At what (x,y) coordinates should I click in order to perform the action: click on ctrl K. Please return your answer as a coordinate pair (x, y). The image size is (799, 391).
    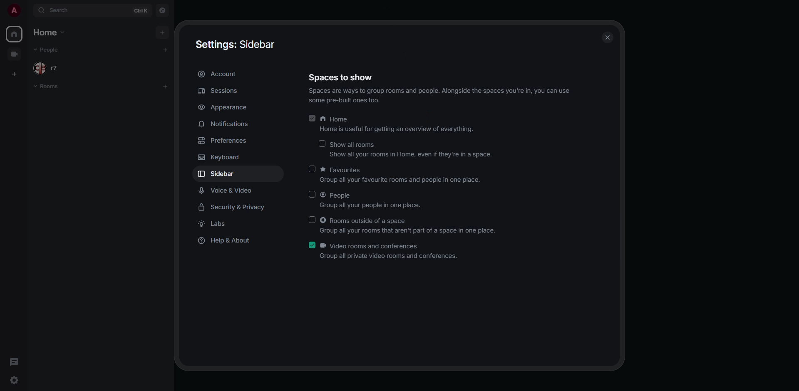
    Looking at the image, I should click on (141, 11).